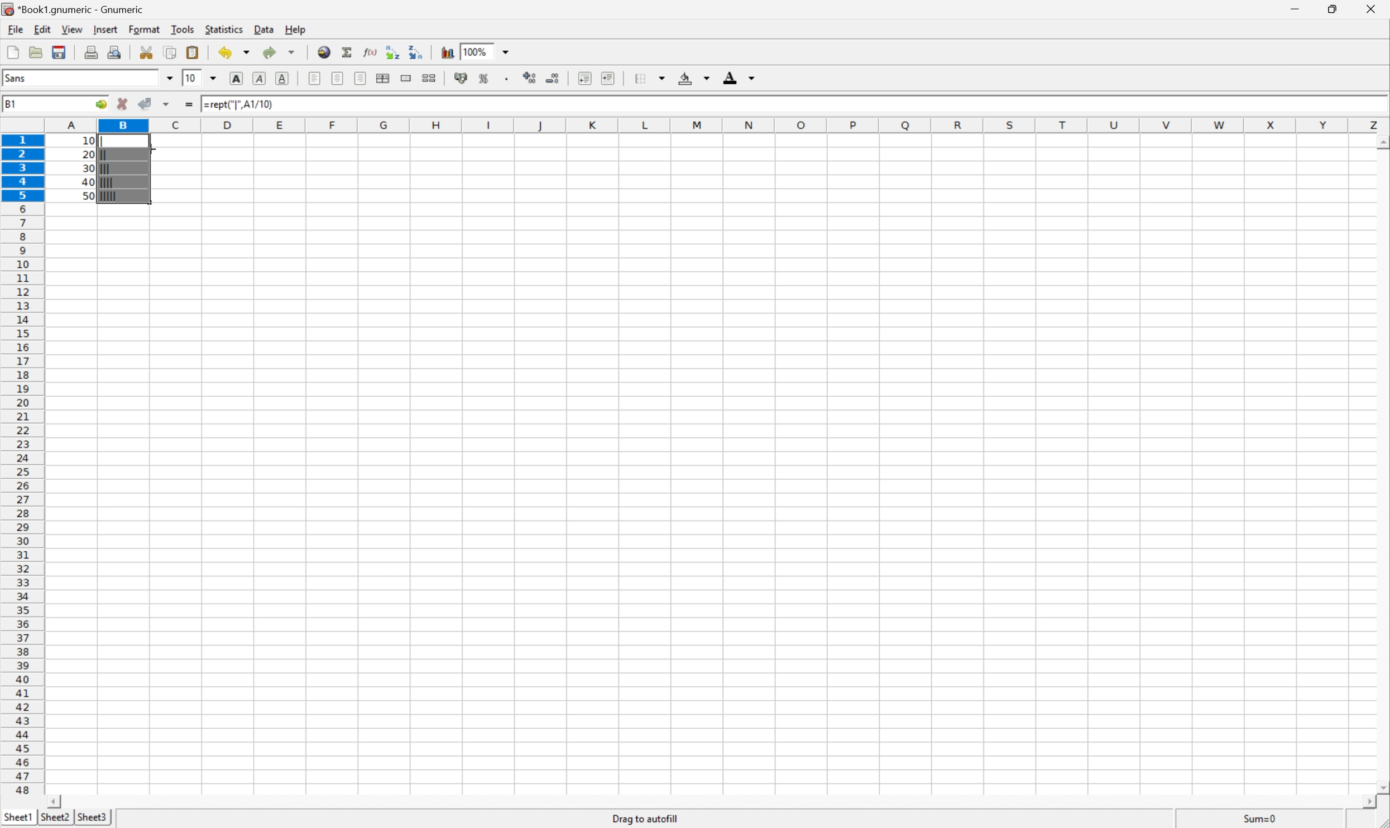 The image size is (1390, 828). Describe the element at coordinates (242, 104) in the screenshot. I see `=REPT("|", A1/10)` at that location.